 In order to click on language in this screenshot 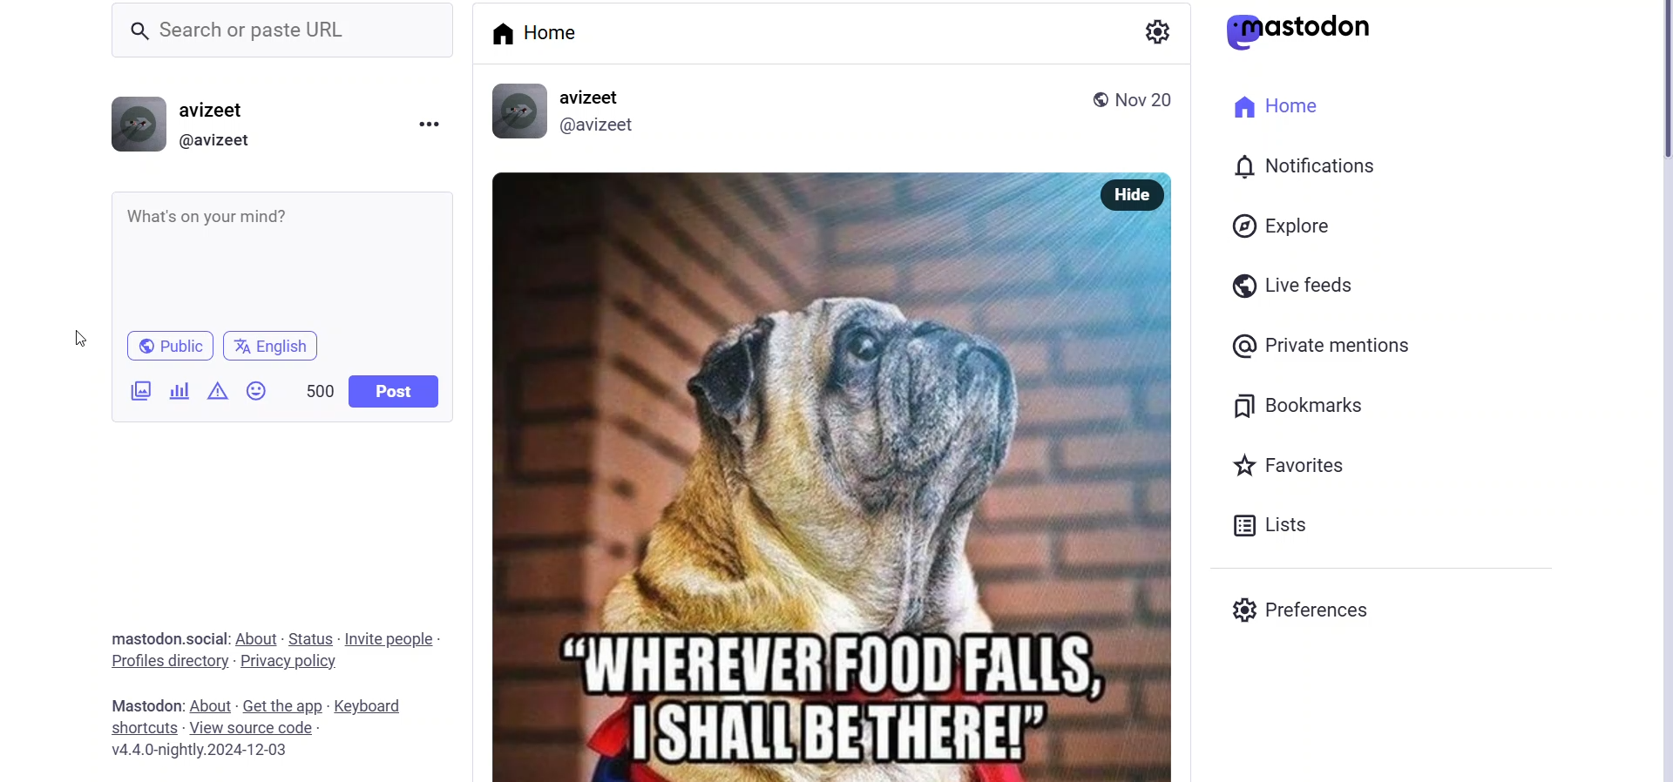, I will do `click(276, 345)`.